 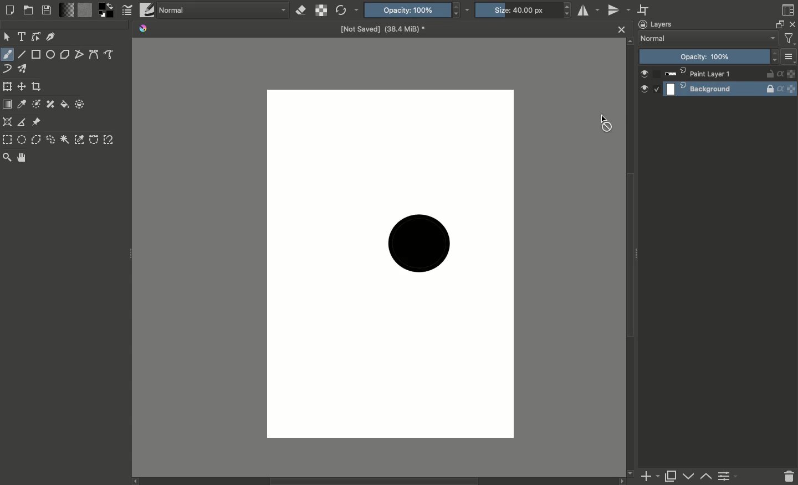 What do you see at coordinates (646, 74) in the screenshot?
I see `Visible` at bounding box center [646, 74].